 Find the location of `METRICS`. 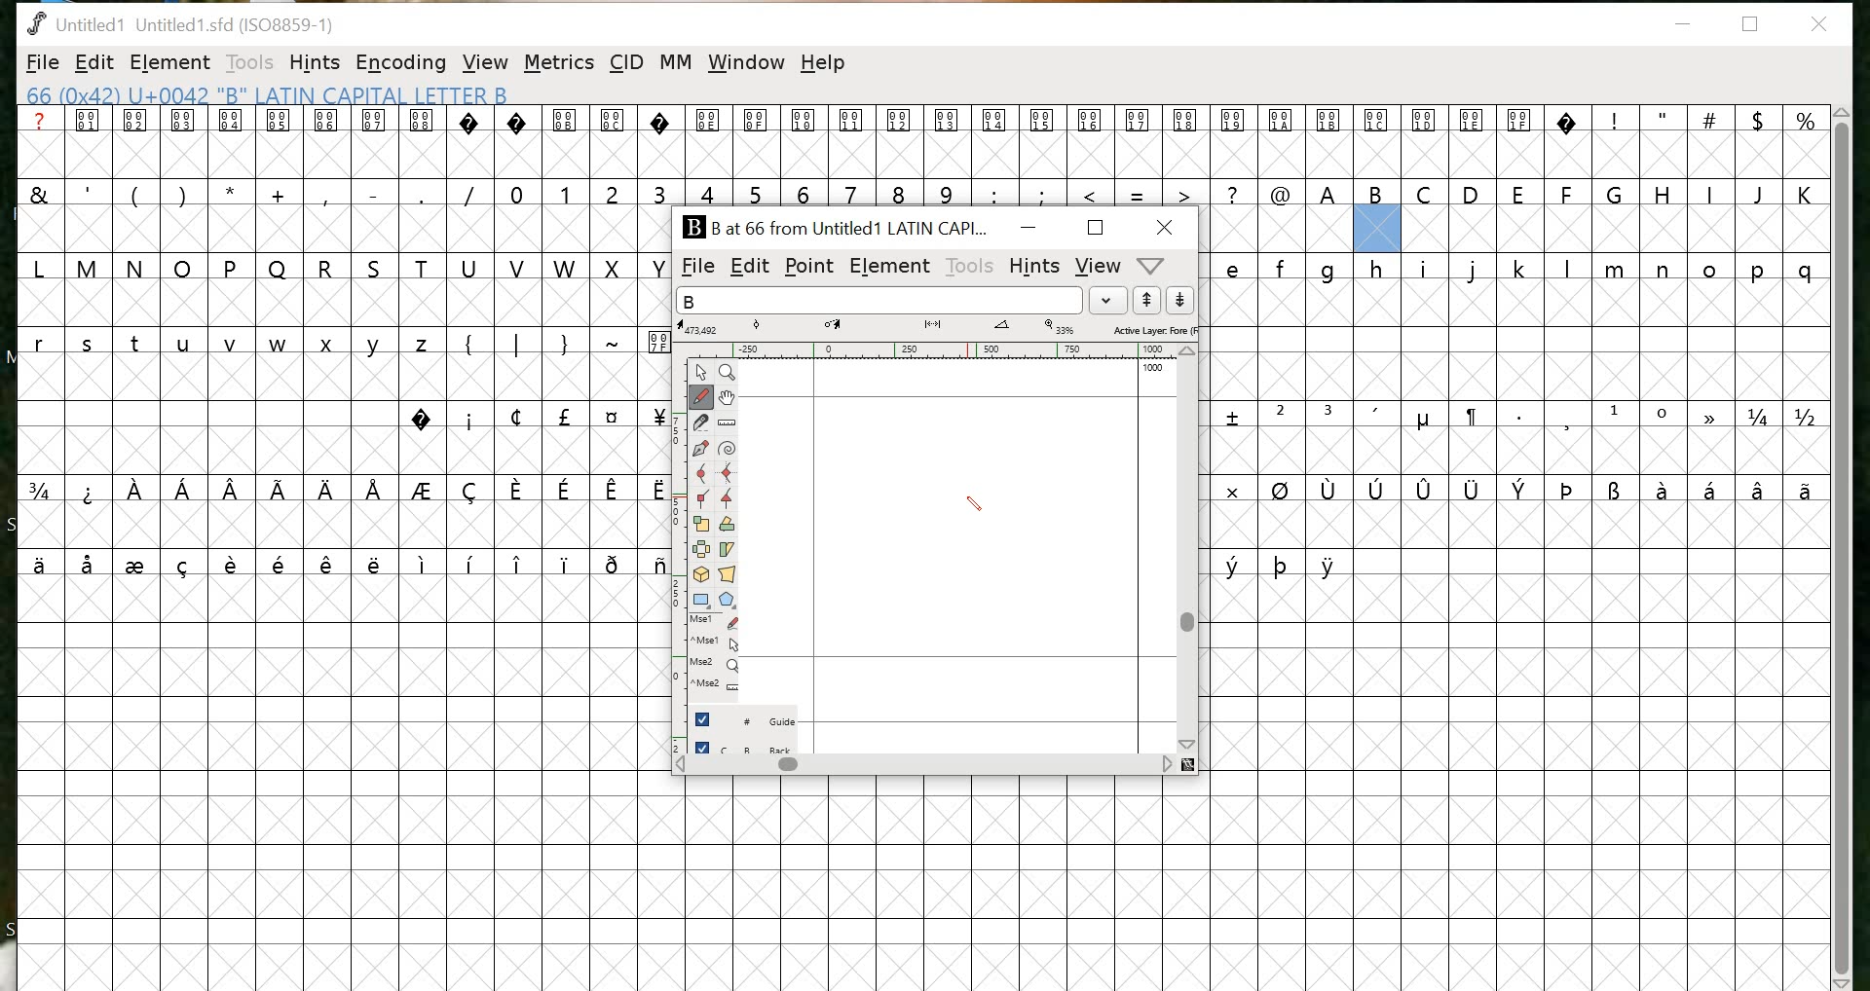

METRICS is located at coordinates (561, 62).